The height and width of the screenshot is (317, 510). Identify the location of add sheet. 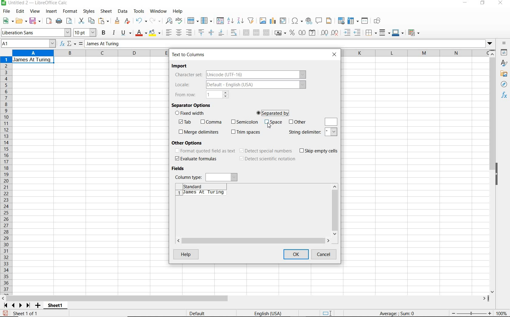
(37, 306).